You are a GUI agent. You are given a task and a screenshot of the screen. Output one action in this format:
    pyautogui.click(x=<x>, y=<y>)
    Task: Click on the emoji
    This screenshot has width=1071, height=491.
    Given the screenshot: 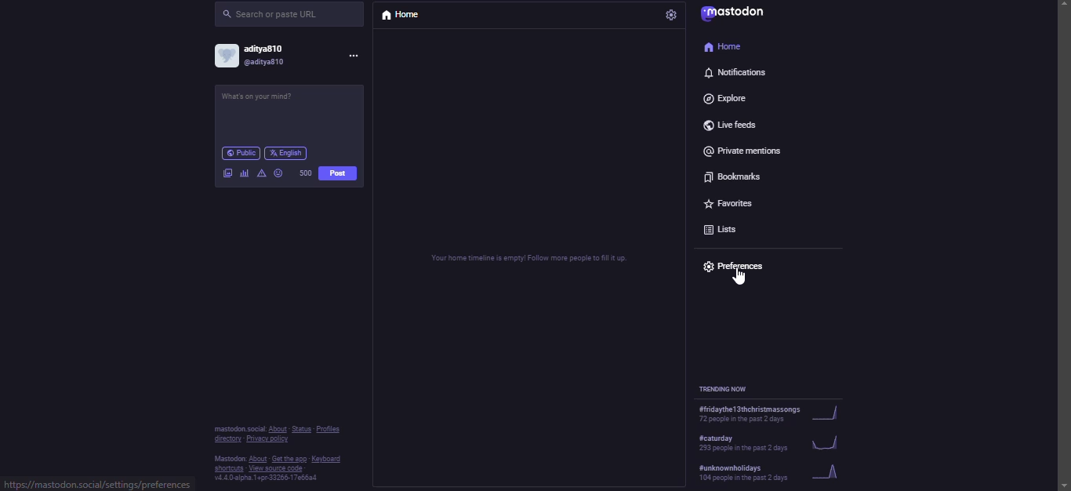 What is the action you would take?
    pyautogui.click(x=278, y=173)
    